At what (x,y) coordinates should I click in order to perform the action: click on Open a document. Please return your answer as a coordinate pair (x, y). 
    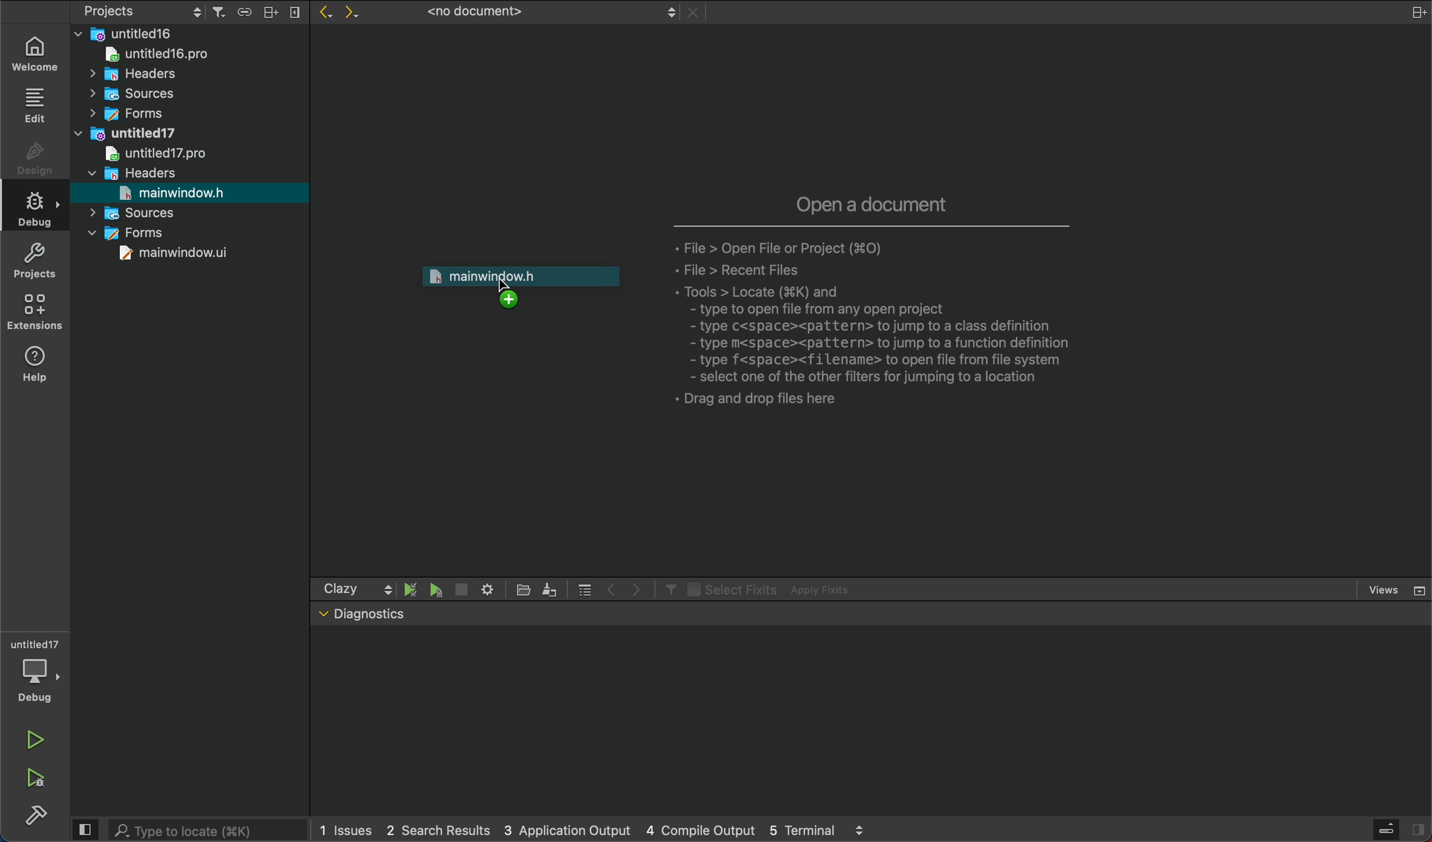
    Looking at the image, I should click on (873, 202).